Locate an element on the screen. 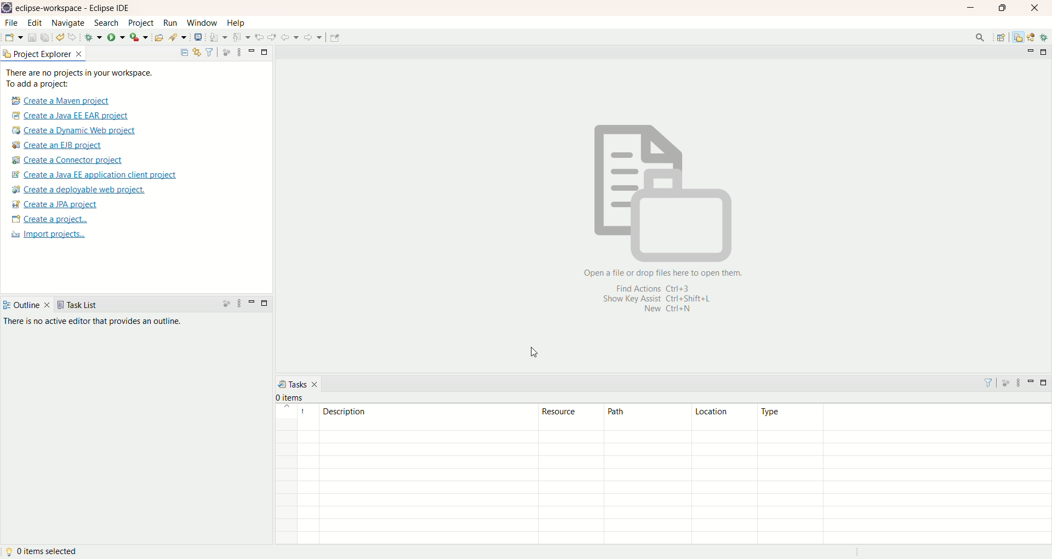 Image resolution: width=1052 pixels, height=559 pixels. image is located at coordinates (660, 194).